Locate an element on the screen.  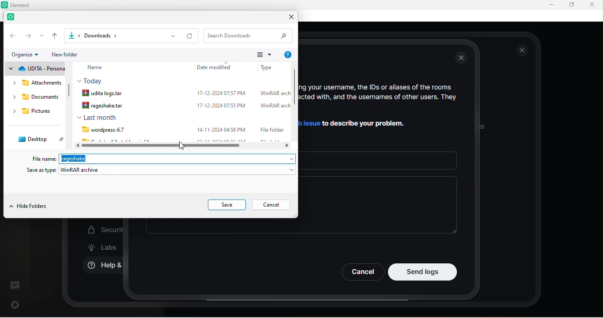
close is located at coordinates (463, 59).